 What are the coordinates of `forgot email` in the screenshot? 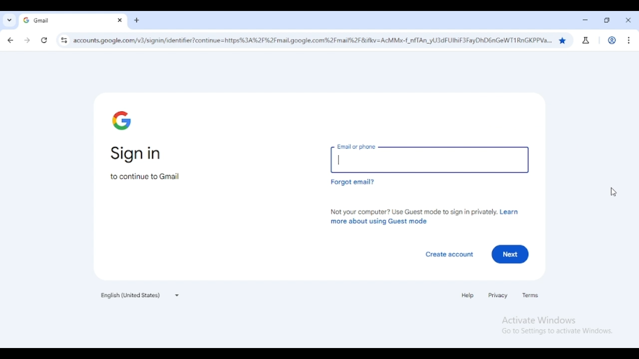 It's located at (352, 182).